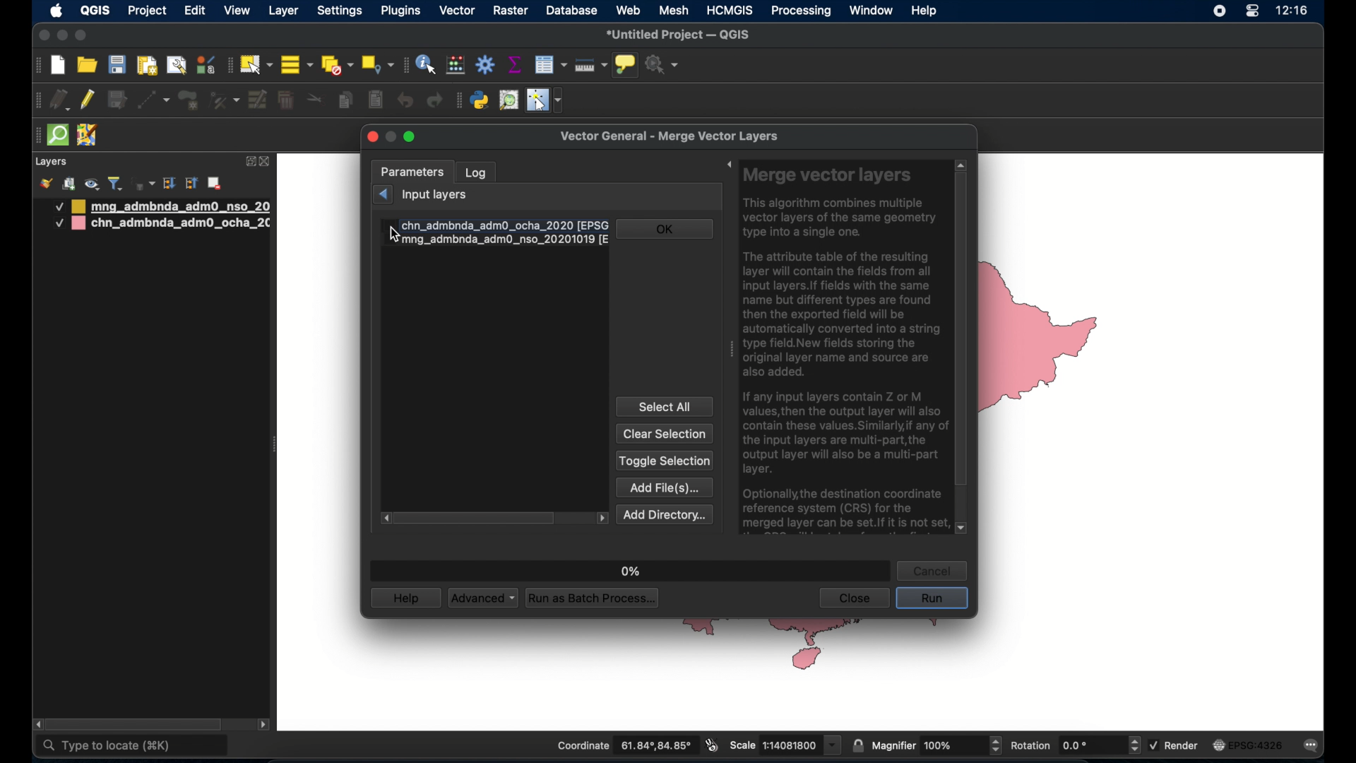  What do you see at coordinates (434, 100) in the screenshot?
I see `redo` at bounding box center [434, 100].